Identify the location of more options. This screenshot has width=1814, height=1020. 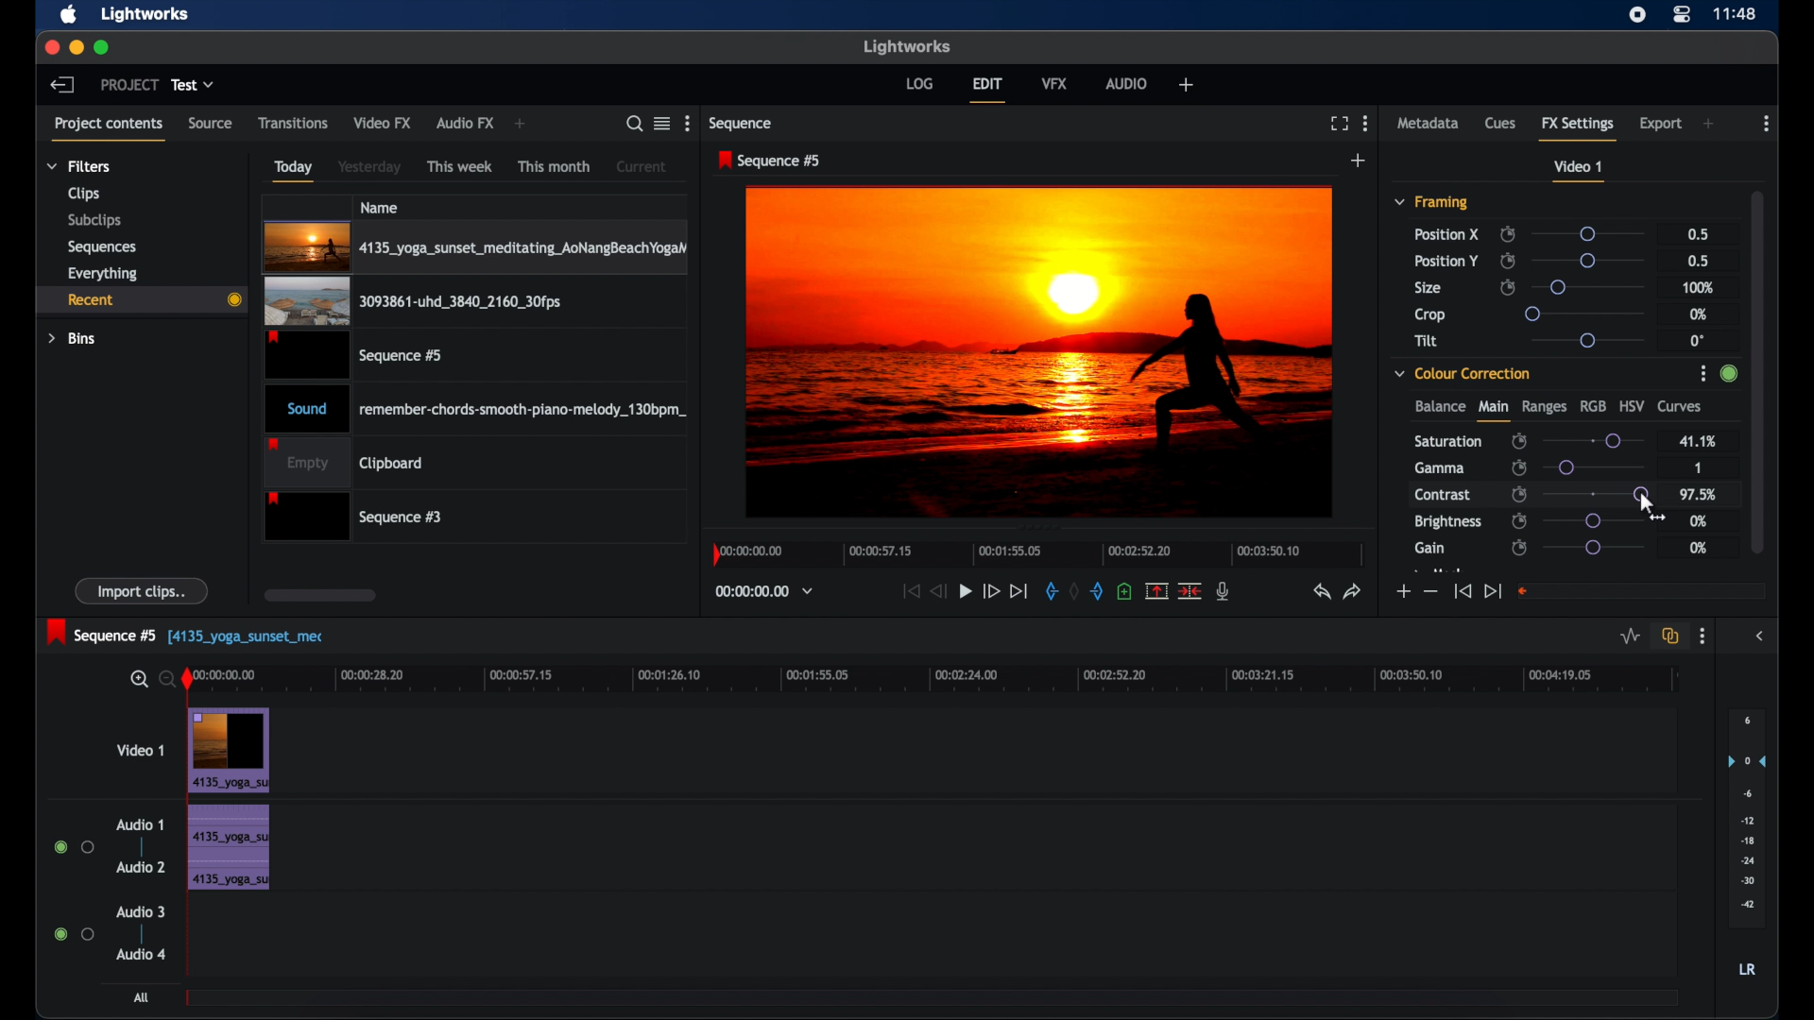
(1703, 637).